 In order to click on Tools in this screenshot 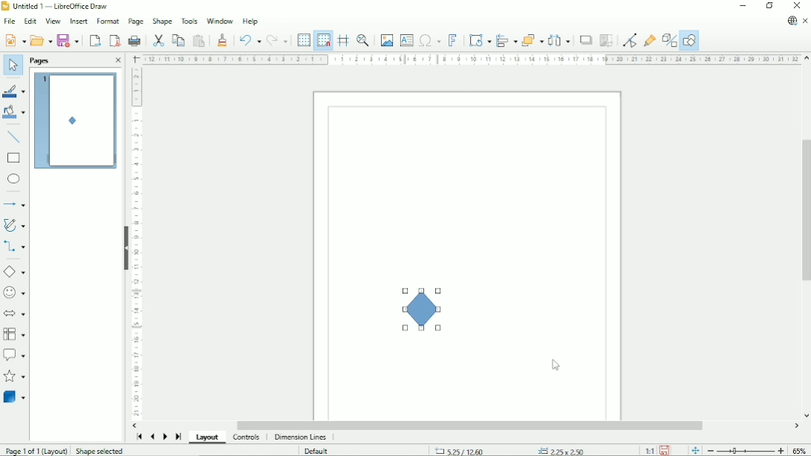, I will do `click(189, 20)`.